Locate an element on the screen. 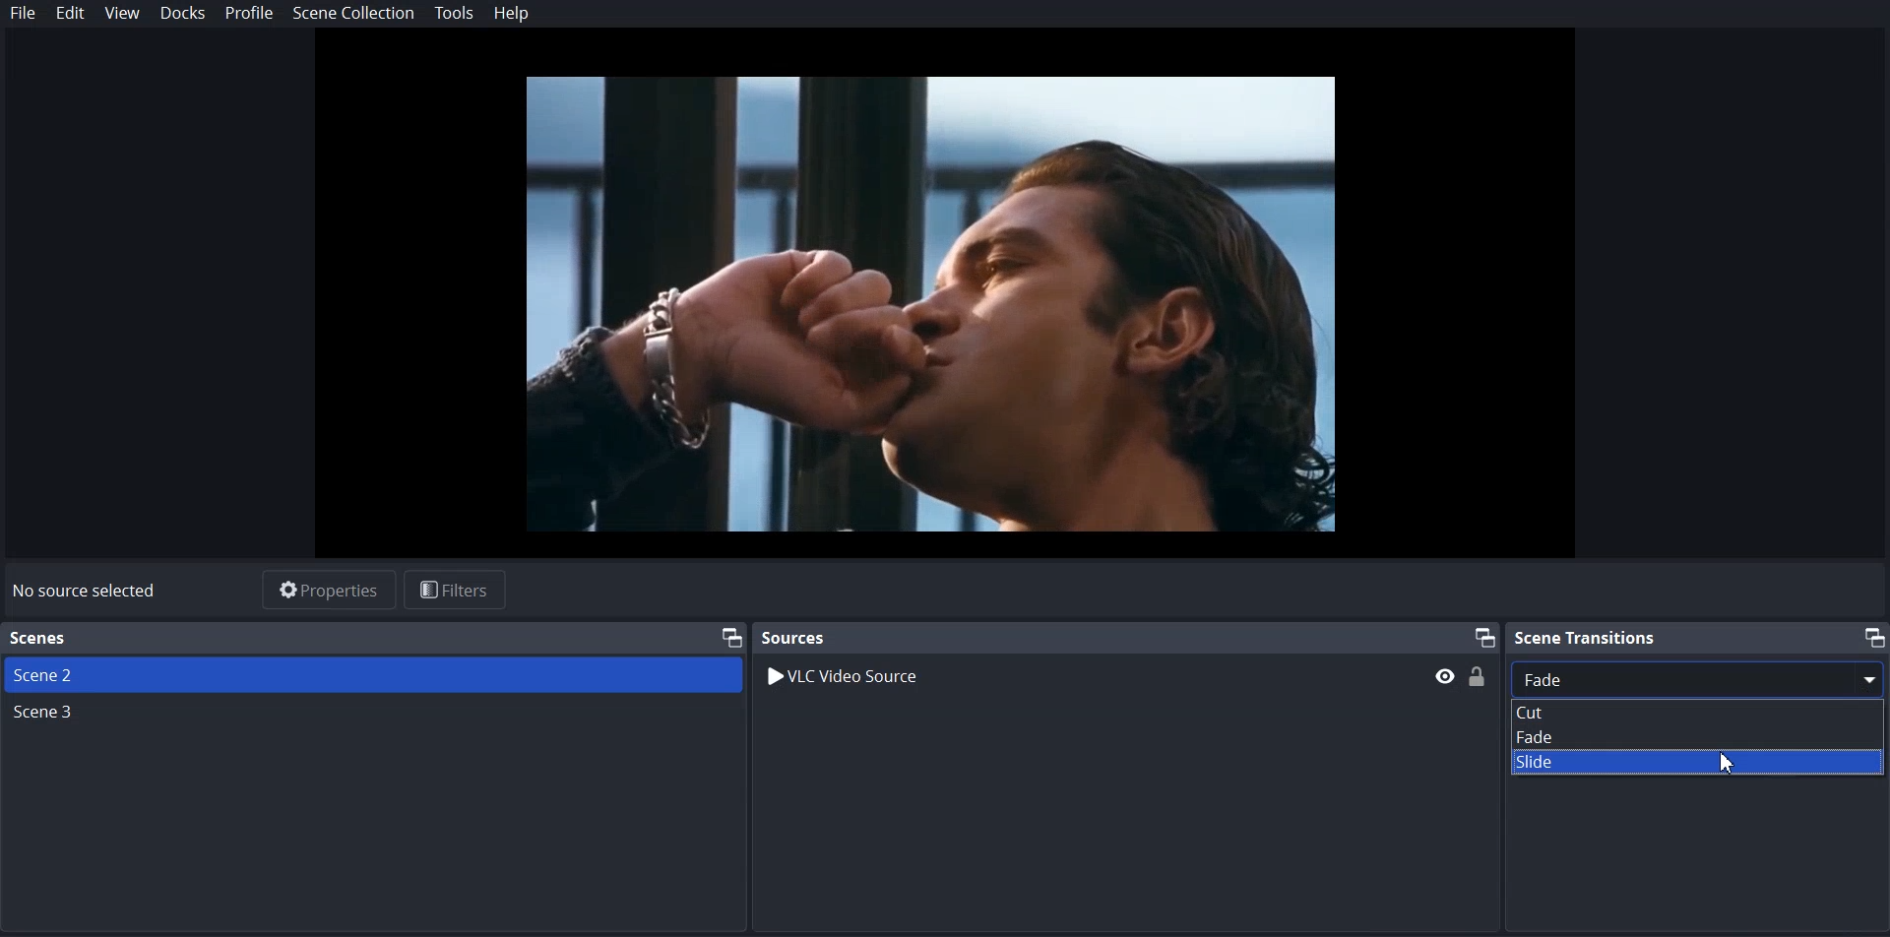 The width and height of the screenshot is (1890, 937). Tools is located at coordinates (455, 14).